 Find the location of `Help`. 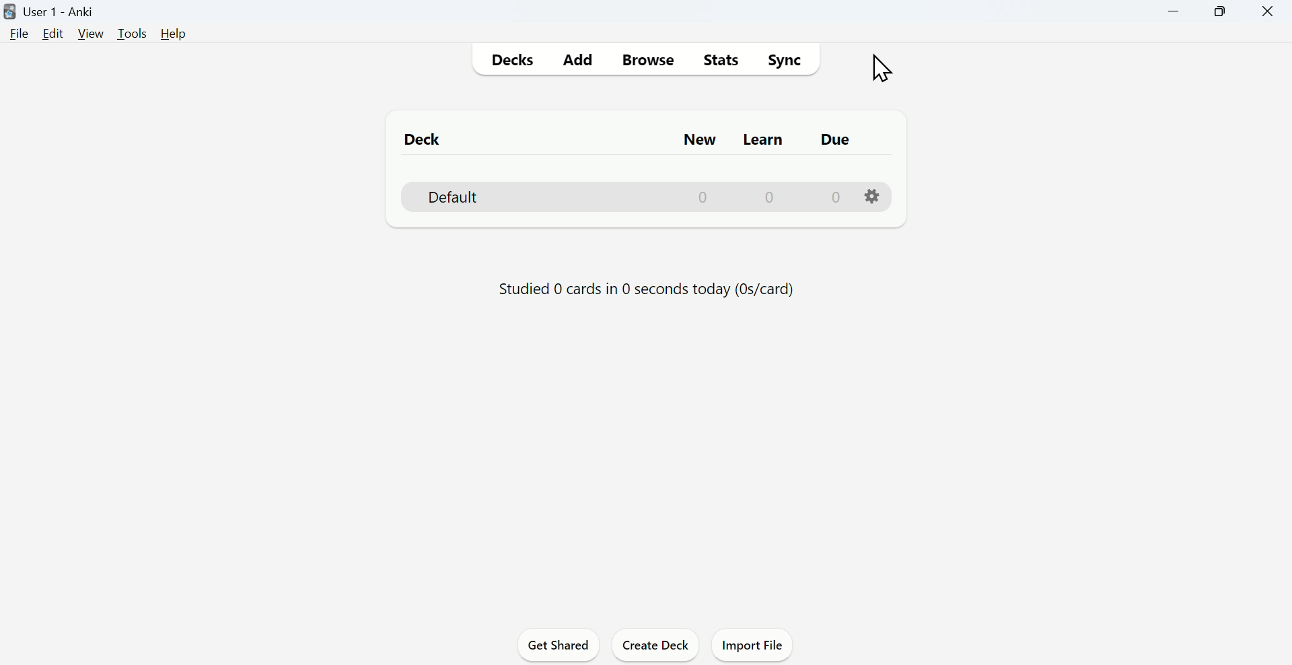

Help is located at coordinates (172, 34).